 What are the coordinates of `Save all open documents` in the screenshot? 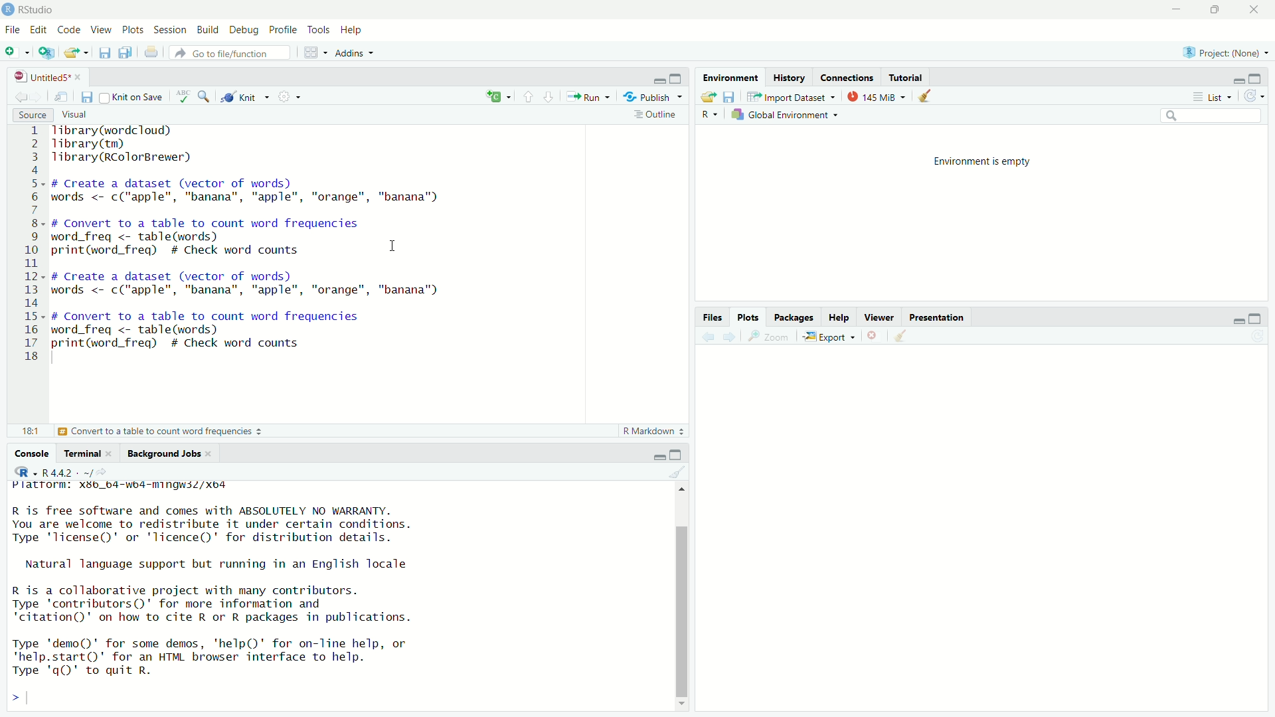 It's located at (126, 53).